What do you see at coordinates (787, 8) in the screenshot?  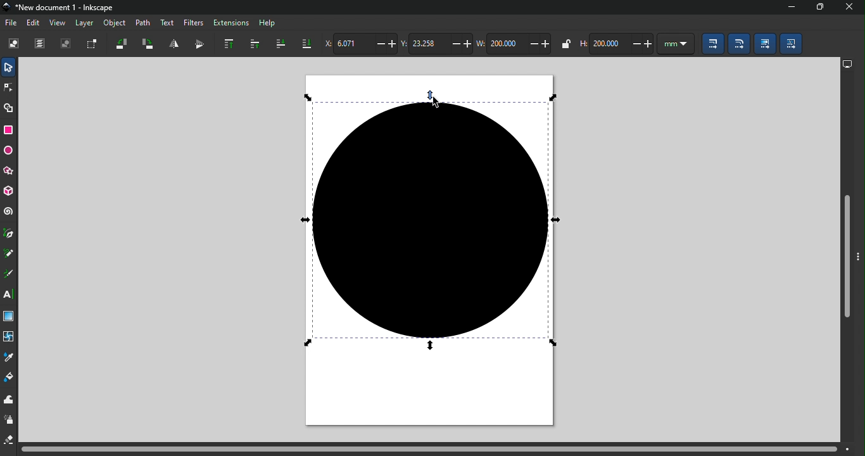 I see `Minimize` at bounding box center [787, 8].